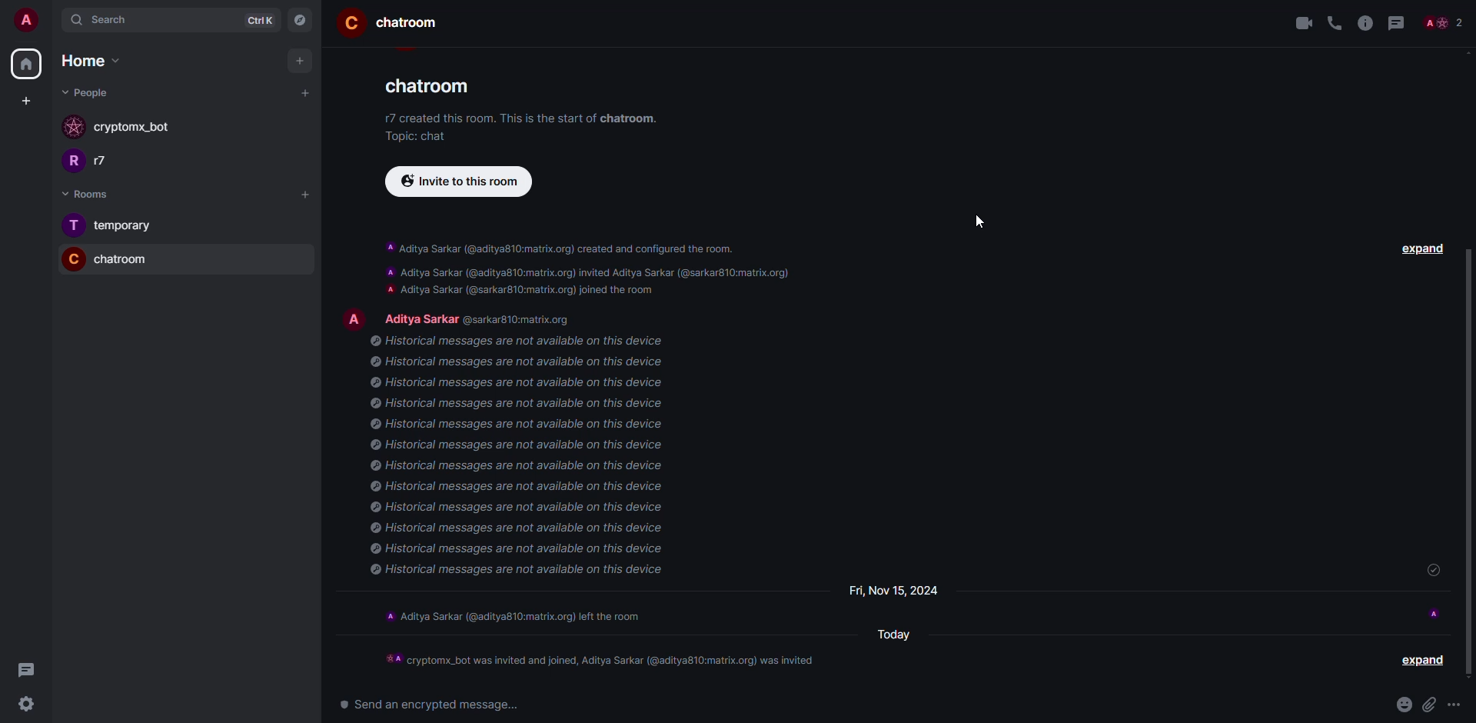 The height and width of the screenshot is (723, 1476). I want to click on room, so click(433, 91).